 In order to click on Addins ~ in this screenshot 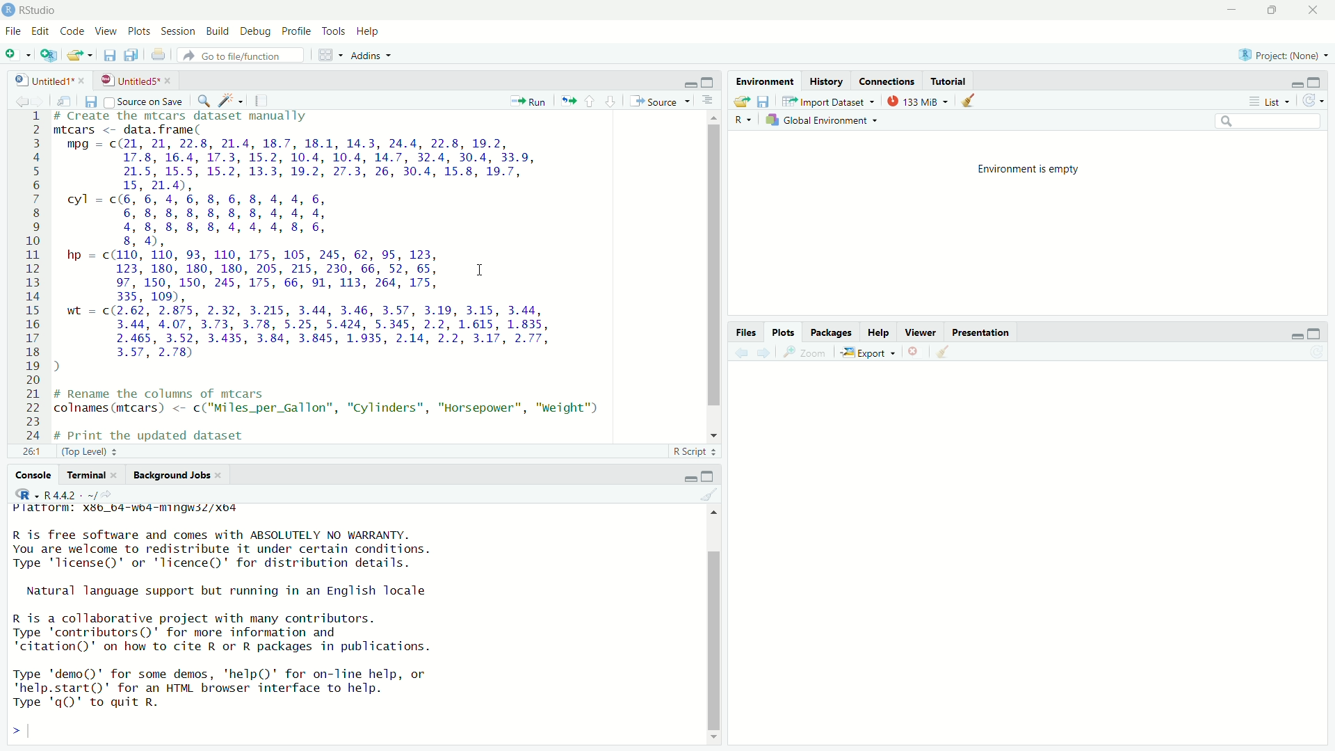, I will do `click(371, 57)`.